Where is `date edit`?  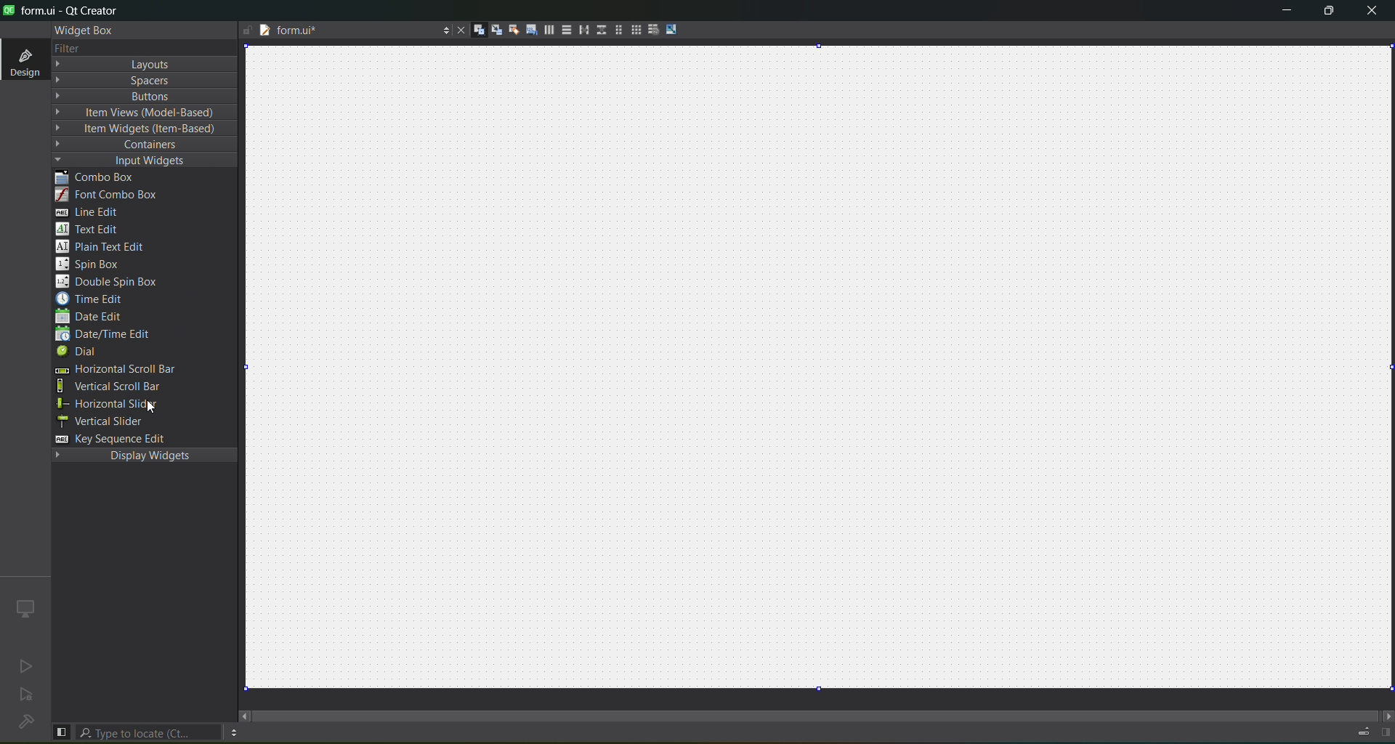 date edit is located at coordinates (100, 316).